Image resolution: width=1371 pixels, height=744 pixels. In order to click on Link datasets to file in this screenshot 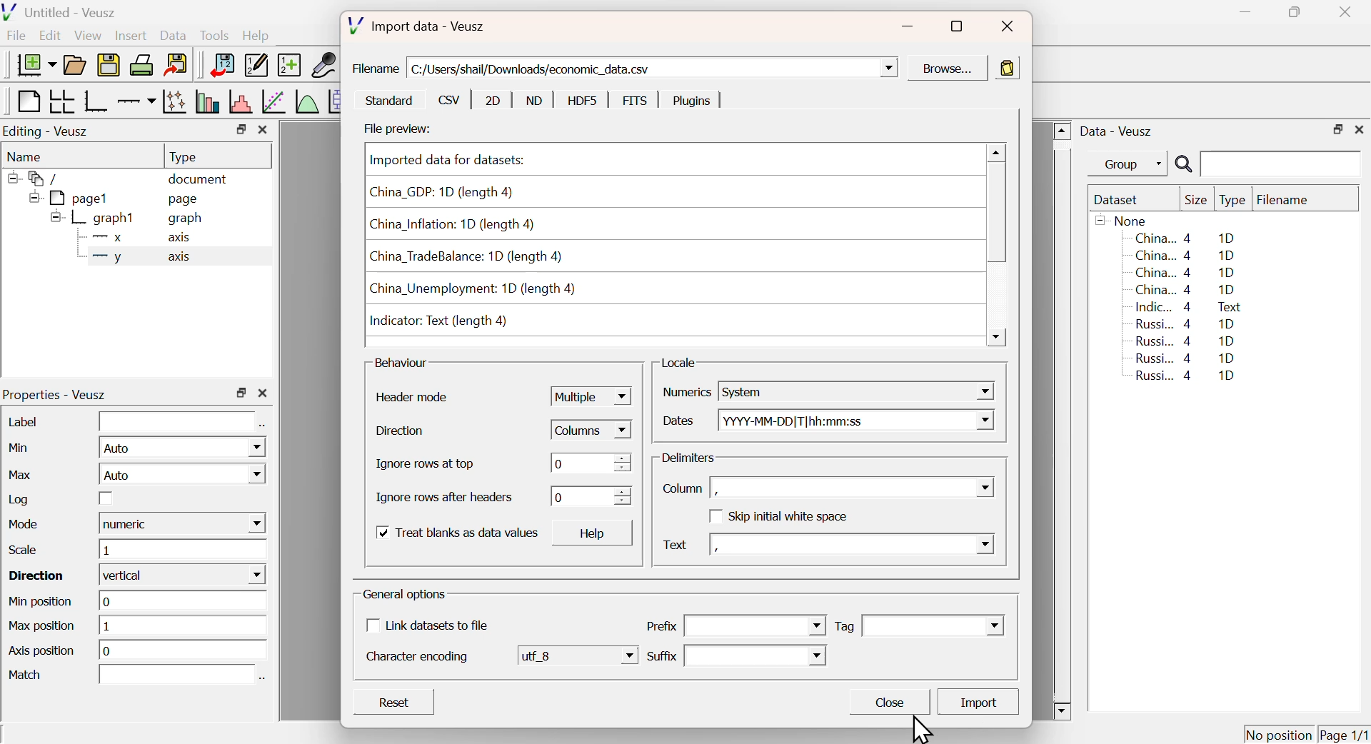, I will do `click(437, 627)`.